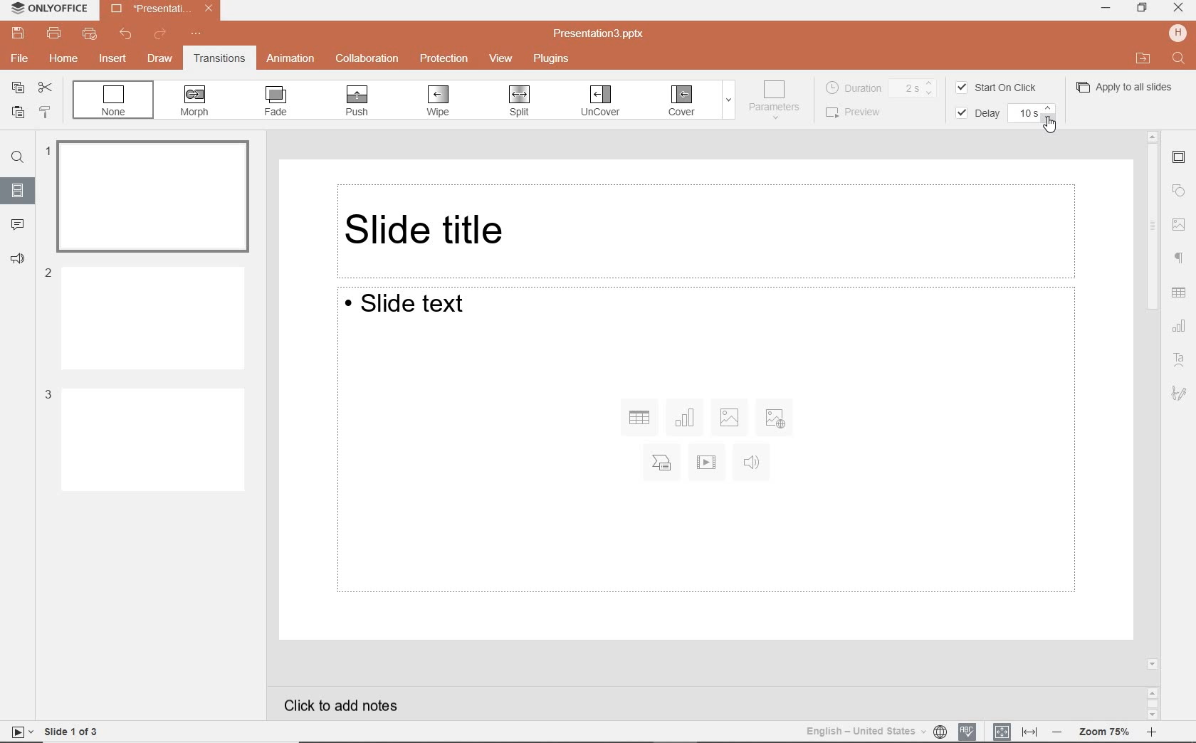  What do you see at coordinates (1151, 425) in the screenshot?
I see `scrollbar` at bounding box center [1151, 425].